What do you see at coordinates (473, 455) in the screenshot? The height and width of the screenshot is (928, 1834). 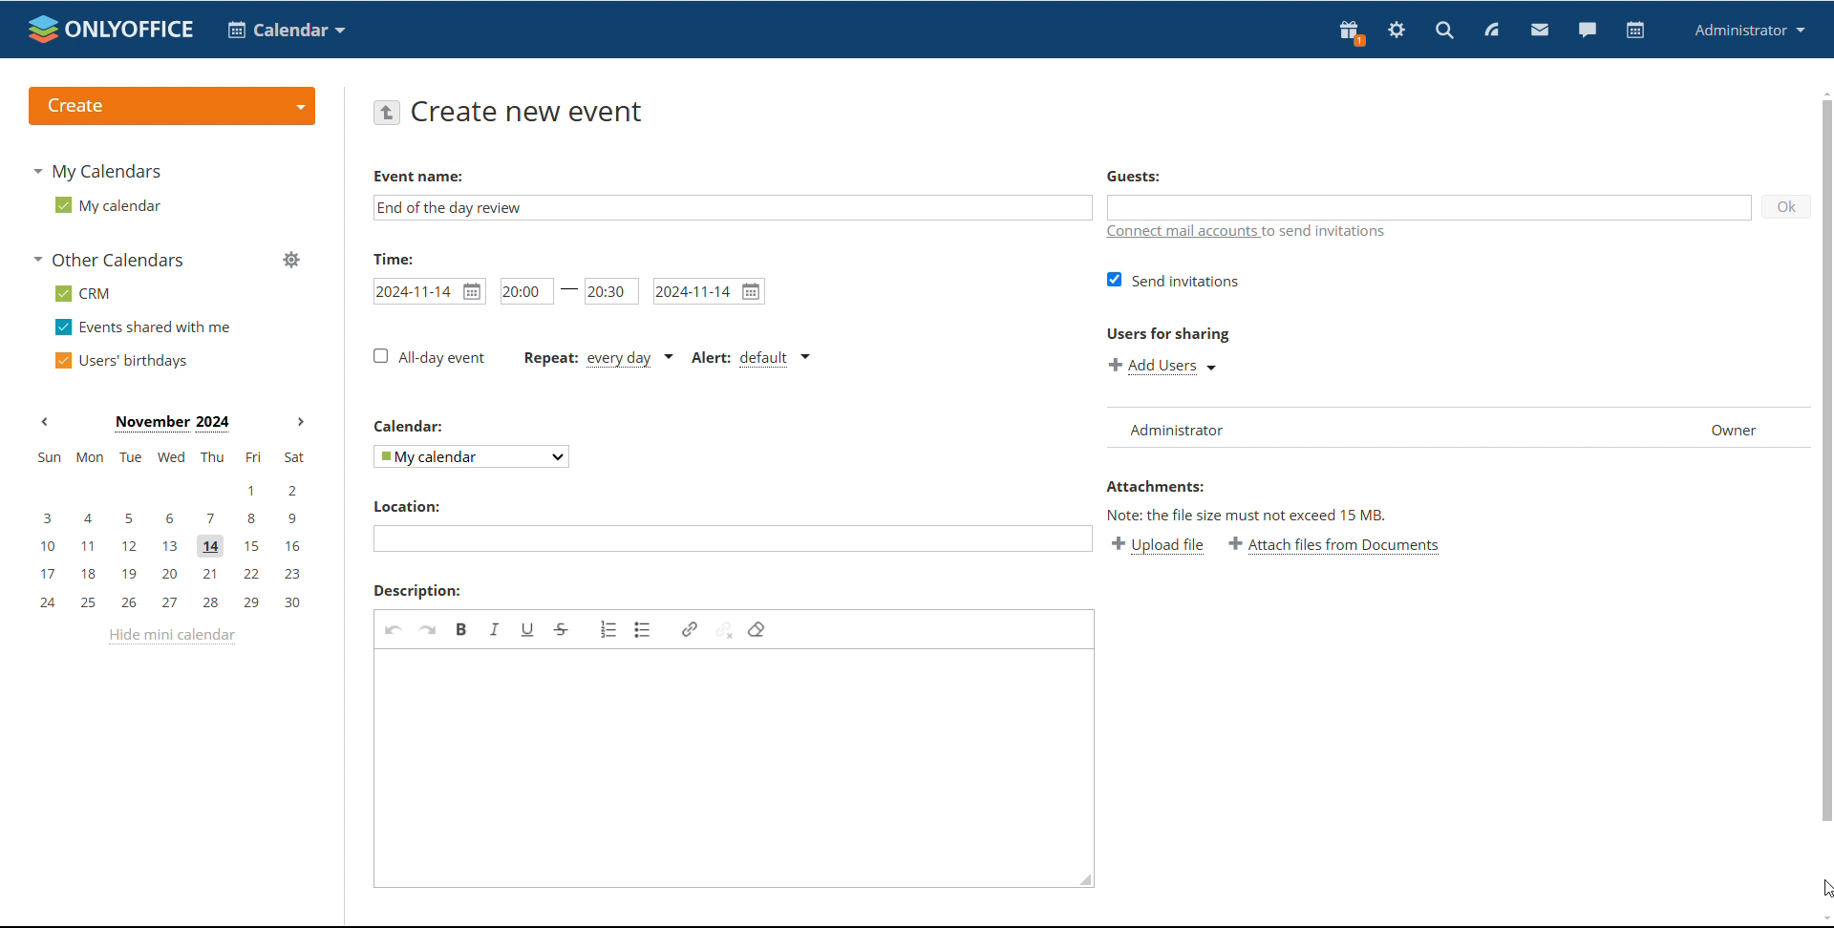 I see `select calendar` at bounding box center [473, 455].